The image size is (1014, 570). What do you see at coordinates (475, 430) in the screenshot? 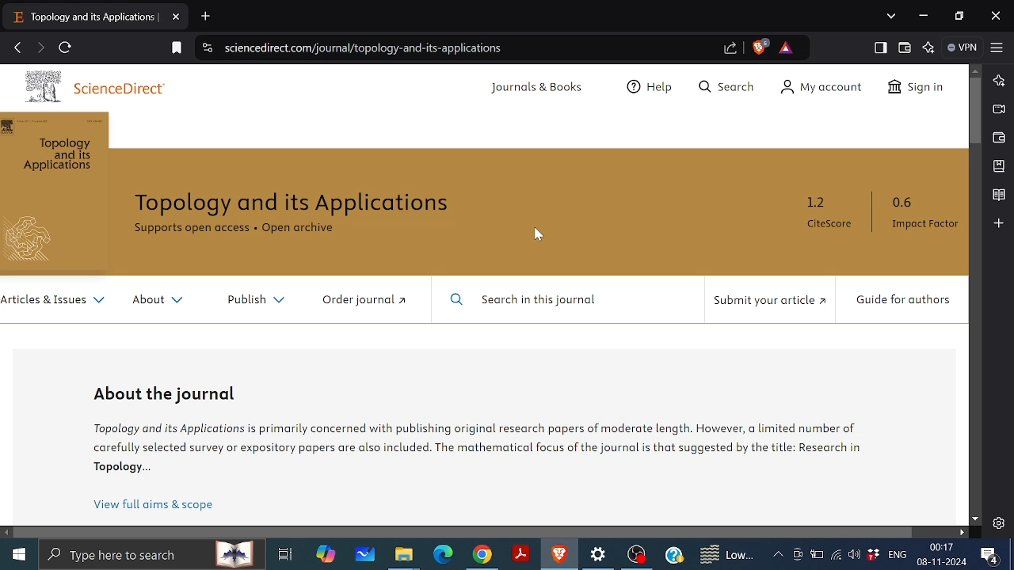
I see `About the journal

Topology and its Applications is primarily concerned with publishing original research papers of moderate length. However, a limited number of
carefully selected survey or expository papers are also included. The mathematical focus of the journal is that suggested by the title: Research in
Topology...` at bounding box center [475, 430].